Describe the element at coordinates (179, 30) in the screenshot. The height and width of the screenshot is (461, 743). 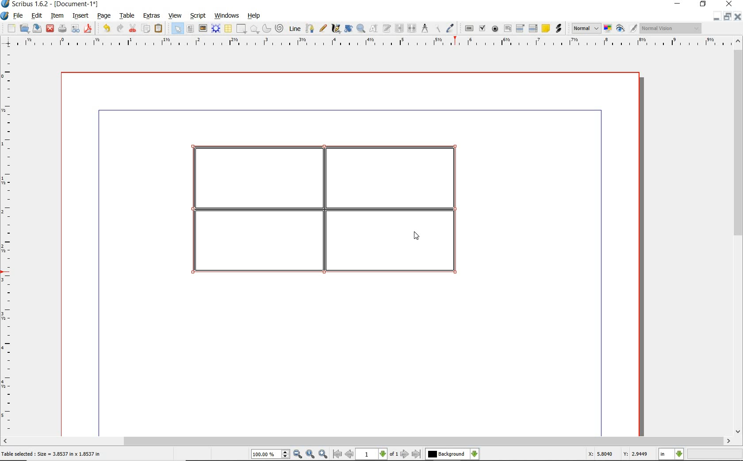
I see `select` at that location.